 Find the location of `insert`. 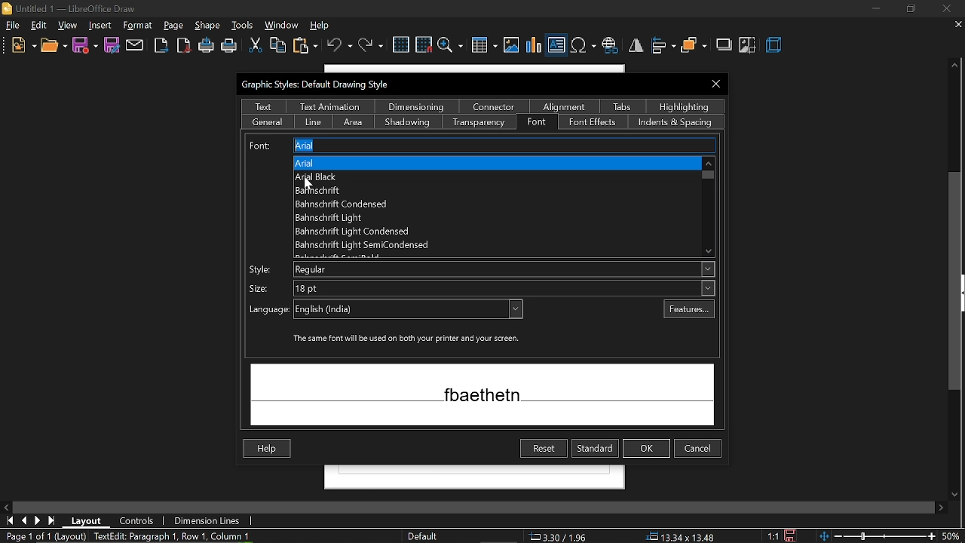

insert is located at coordinates (139, 26).